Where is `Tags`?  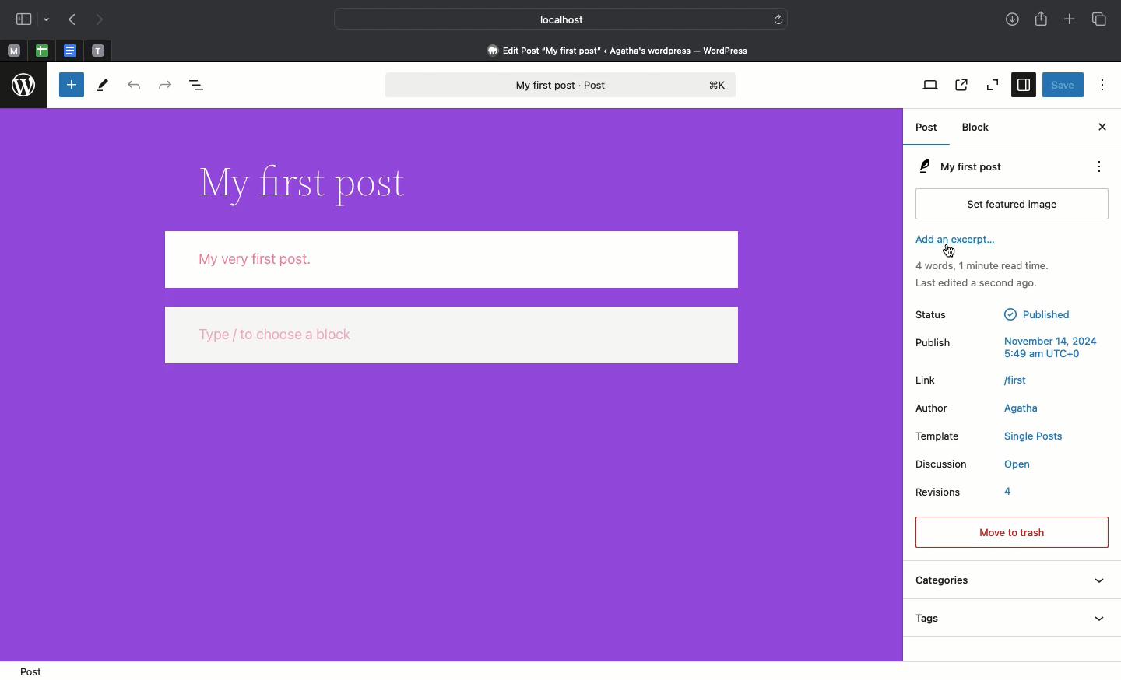
Tags is located at coordinates (1008, 620).